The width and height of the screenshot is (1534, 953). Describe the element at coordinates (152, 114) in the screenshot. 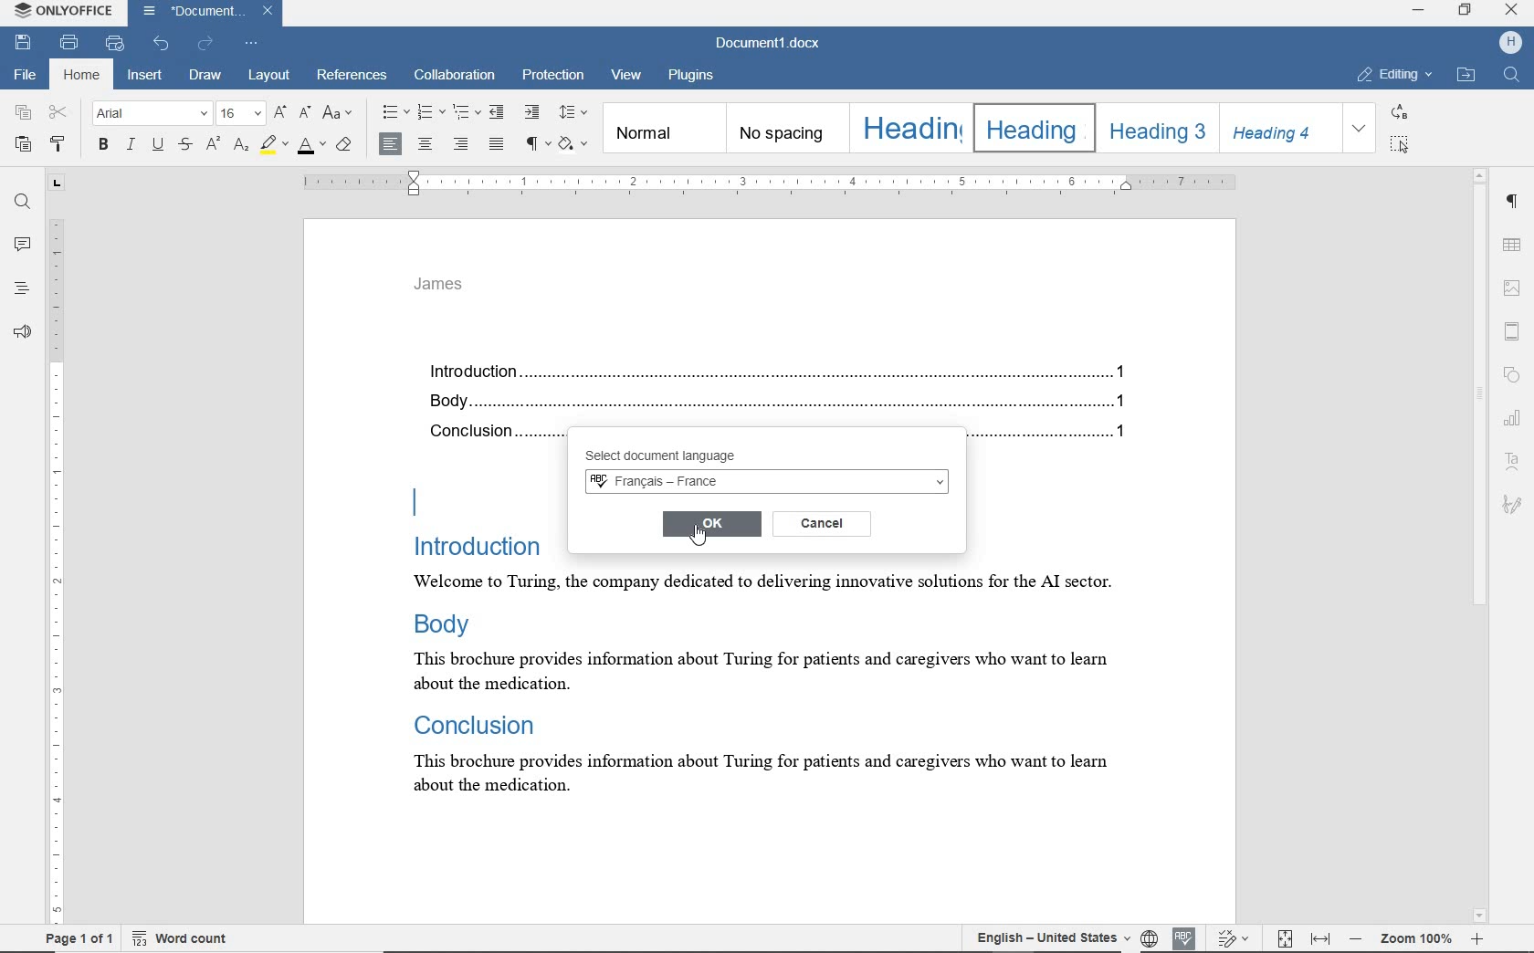

I see `font` at that location.